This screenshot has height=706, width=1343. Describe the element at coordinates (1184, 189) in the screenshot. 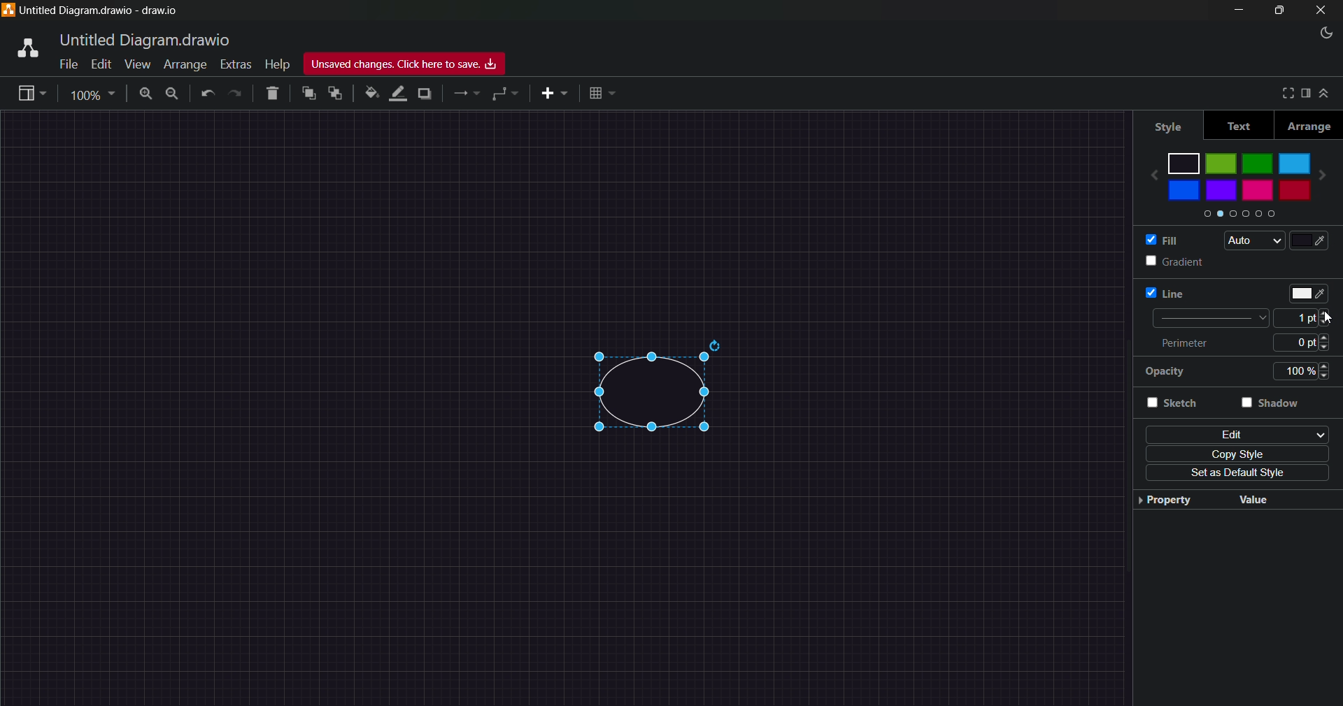

I see `navy blue` at that location.